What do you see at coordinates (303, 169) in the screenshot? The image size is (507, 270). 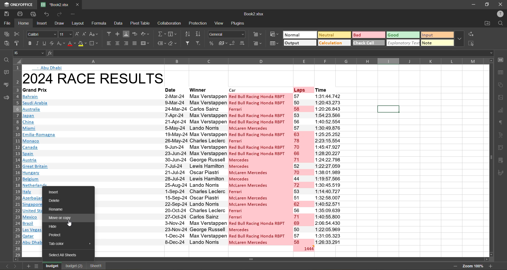 I see `laps` at bounding box center [303, 169].